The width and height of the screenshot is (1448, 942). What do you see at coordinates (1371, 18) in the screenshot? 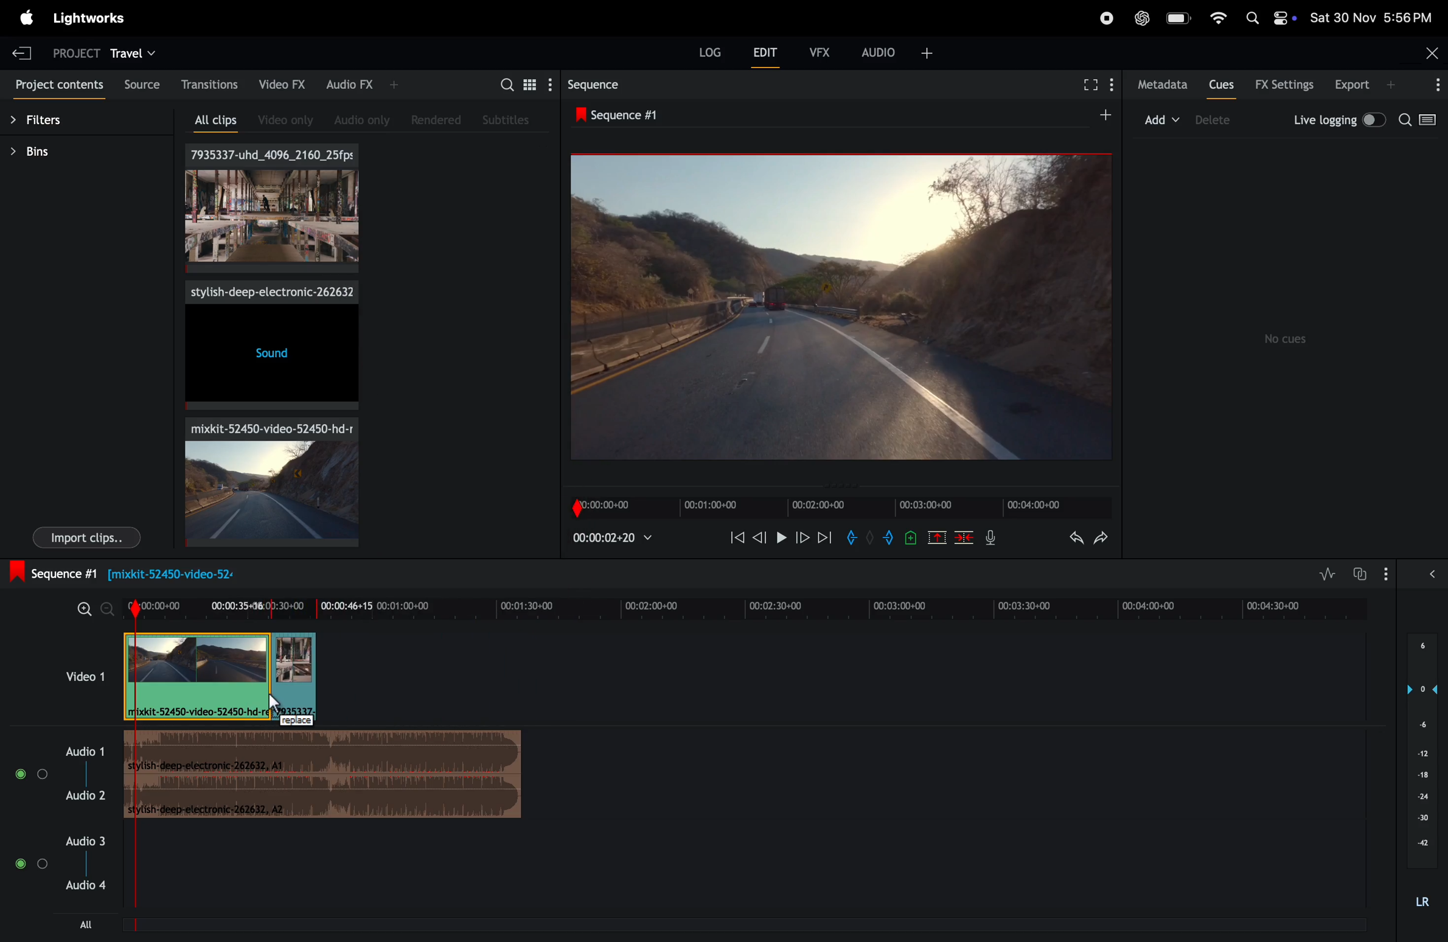
I see `date and time` at bounding box center [1371, 18].